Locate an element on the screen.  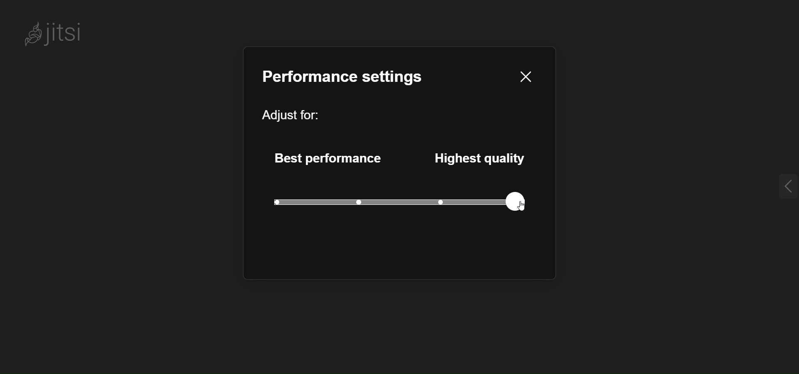
adjust for is located at coordinates (290, 112).